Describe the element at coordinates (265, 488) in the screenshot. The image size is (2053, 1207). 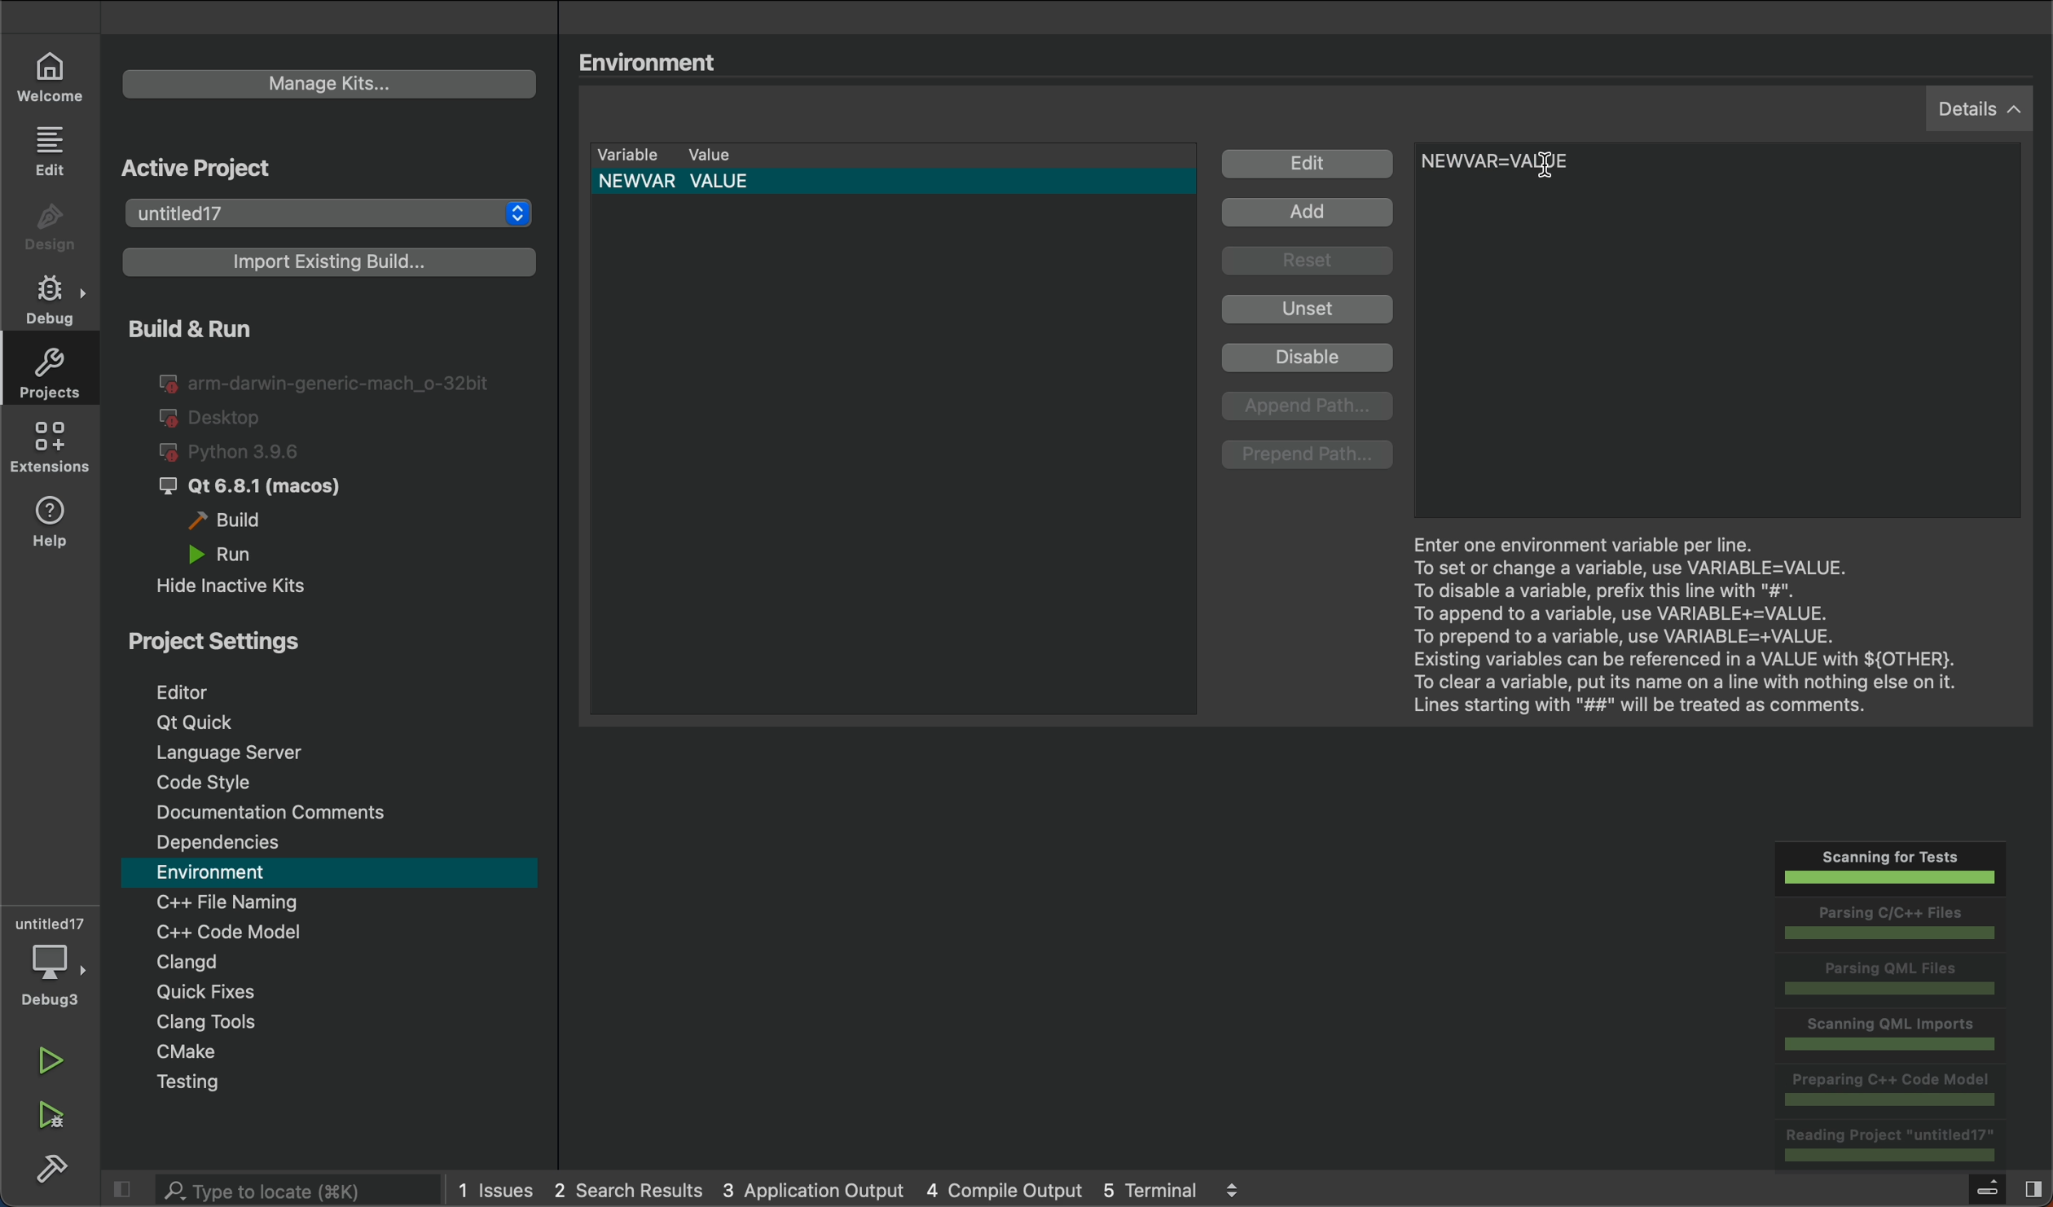
I see `J Qt 6.8.1 (macos)` at that location.